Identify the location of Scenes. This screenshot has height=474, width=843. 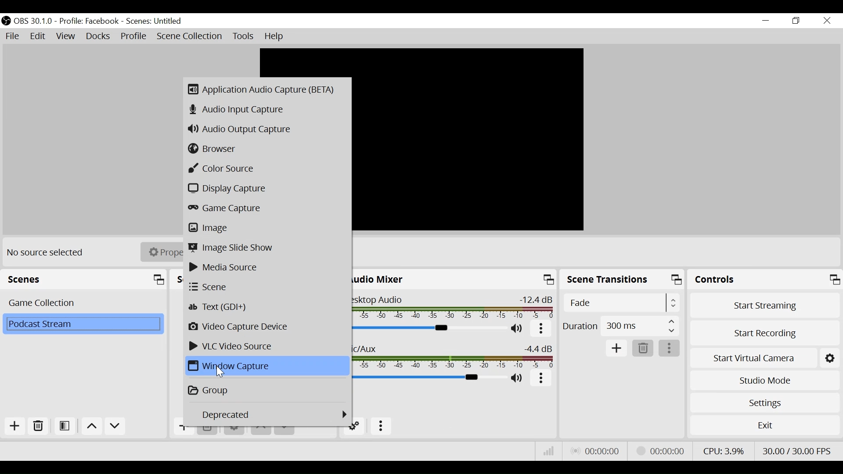
(85, 279).